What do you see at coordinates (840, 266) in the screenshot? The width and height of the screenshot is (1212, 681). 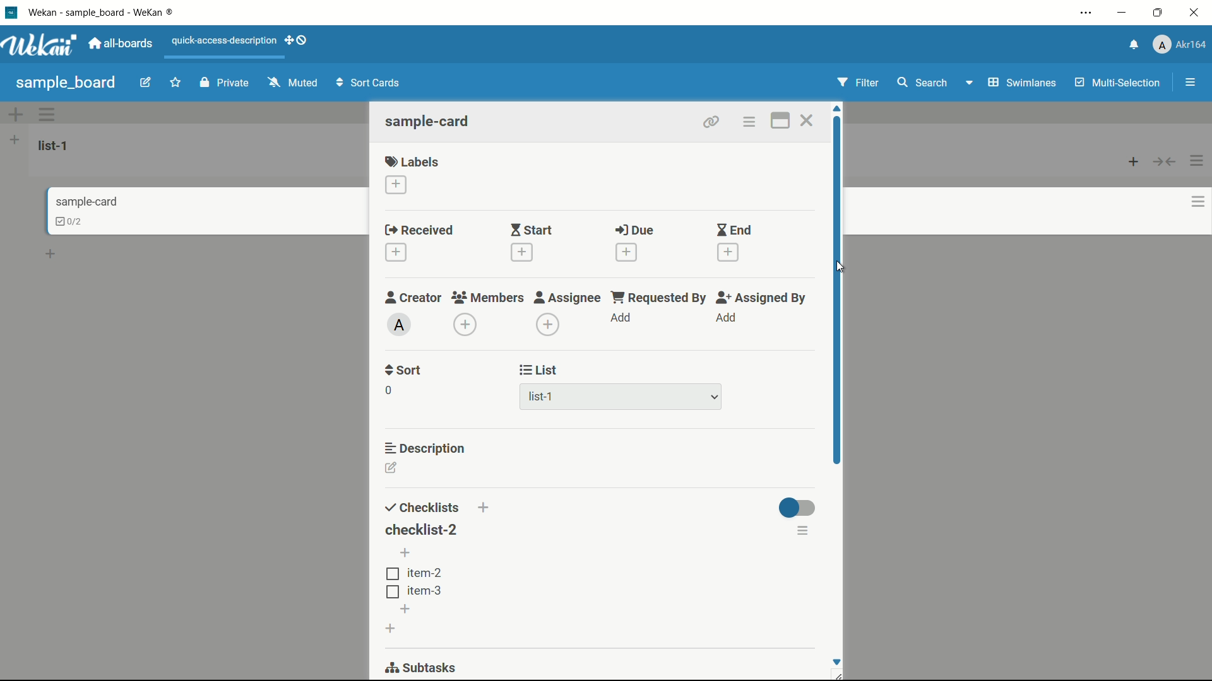 I see `cursor` at bounding box center [840, 266].